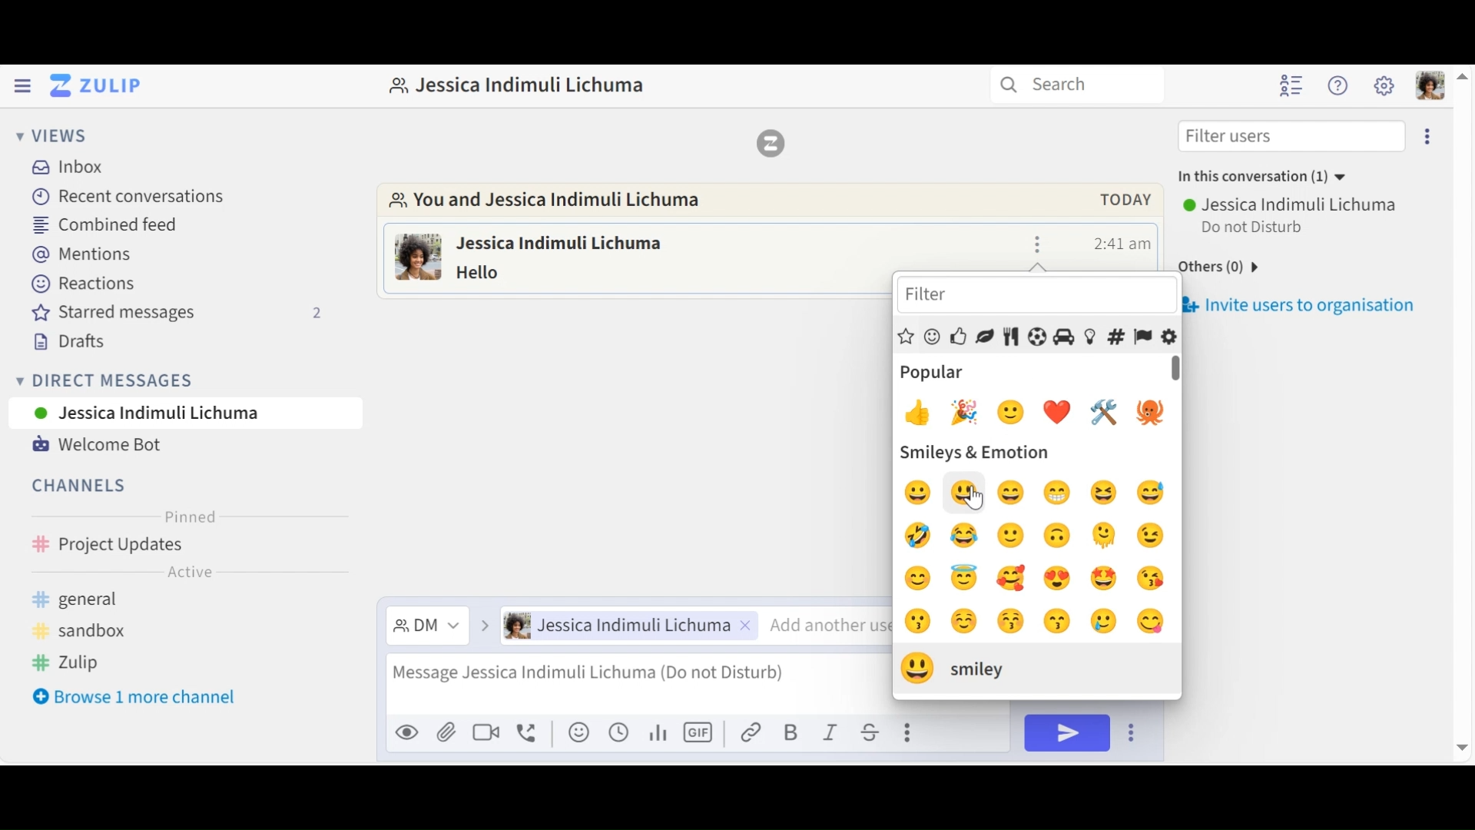 The width and height of the screenshot is (1475, 830). What do you see at coordinates (185, 412) in the screenshot?
I see `User` at bounding box center [185, 412].